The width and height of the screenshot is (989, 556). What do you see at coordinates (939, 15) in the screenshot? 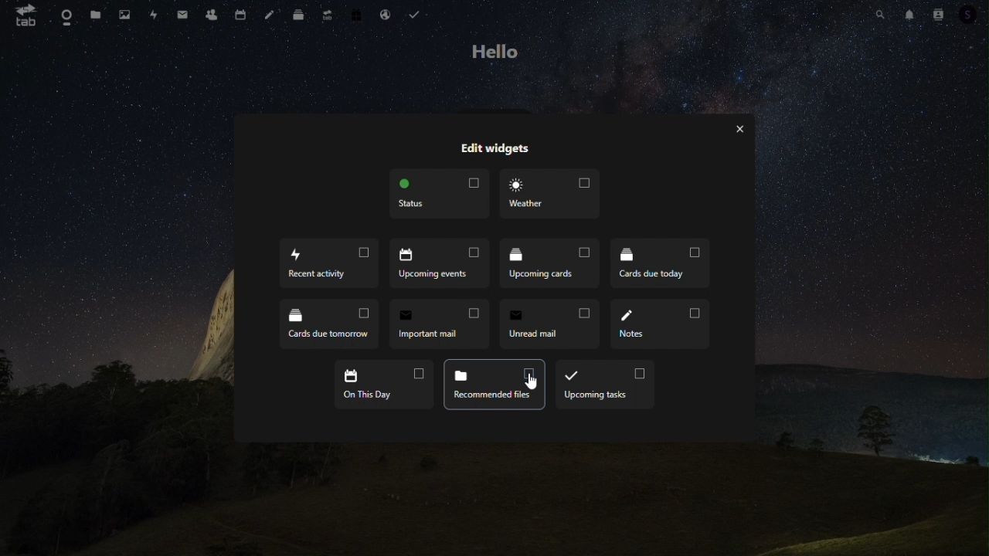
I see `Account icon` at bounding box center [939, 15].